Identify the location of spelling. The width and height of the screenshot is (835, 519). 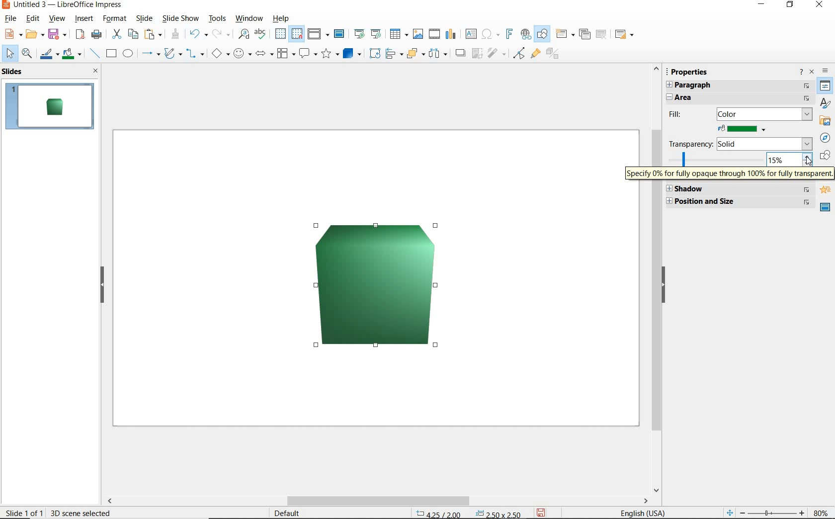
(263, 34).